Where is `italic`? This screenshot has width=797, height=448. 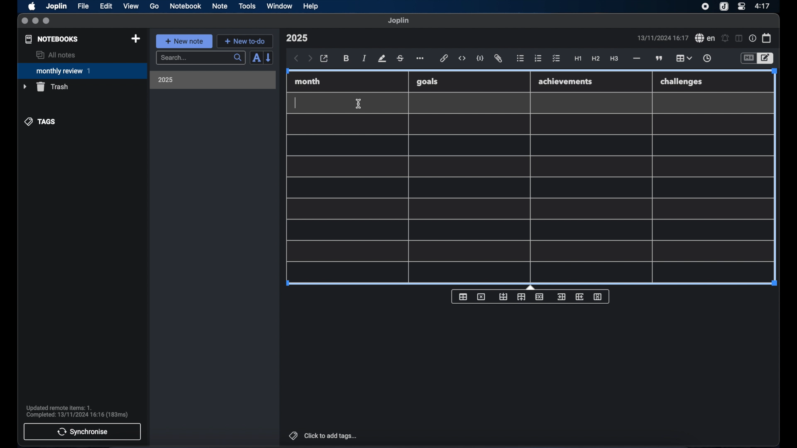
italic is located at coordinates (364, 58).